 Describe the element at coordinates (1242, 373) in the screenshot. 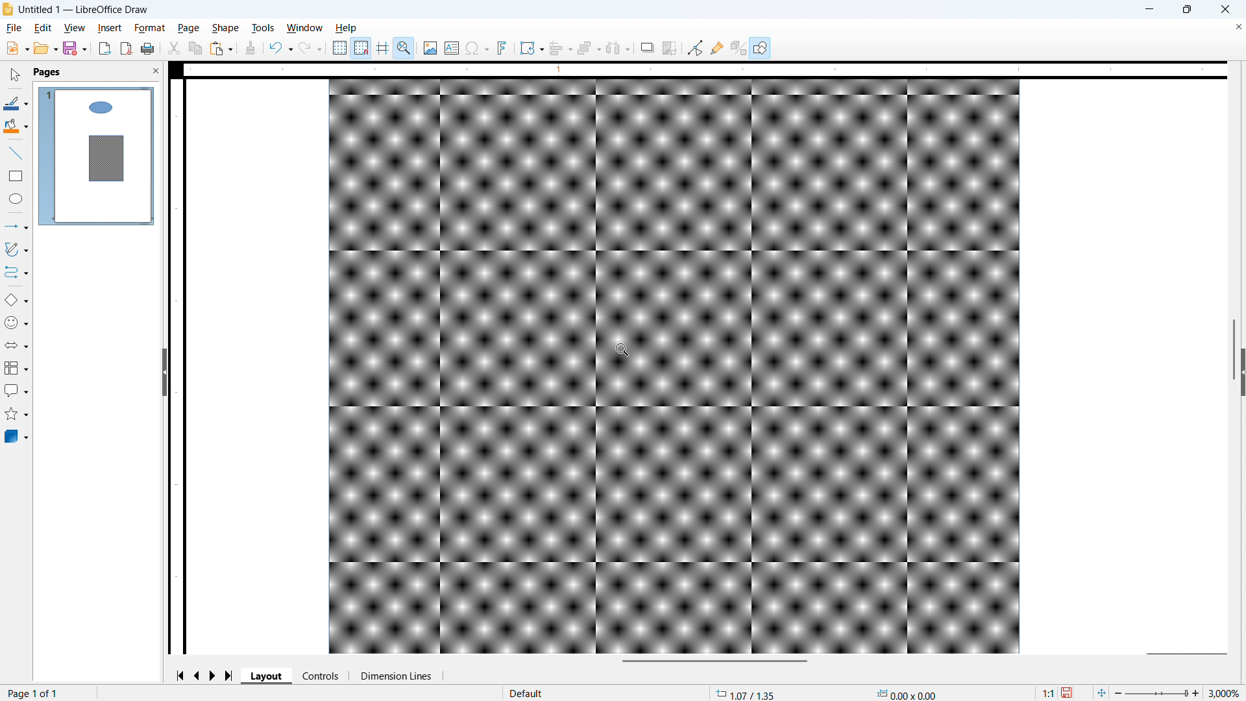

I see `Expand panel ` at that location.